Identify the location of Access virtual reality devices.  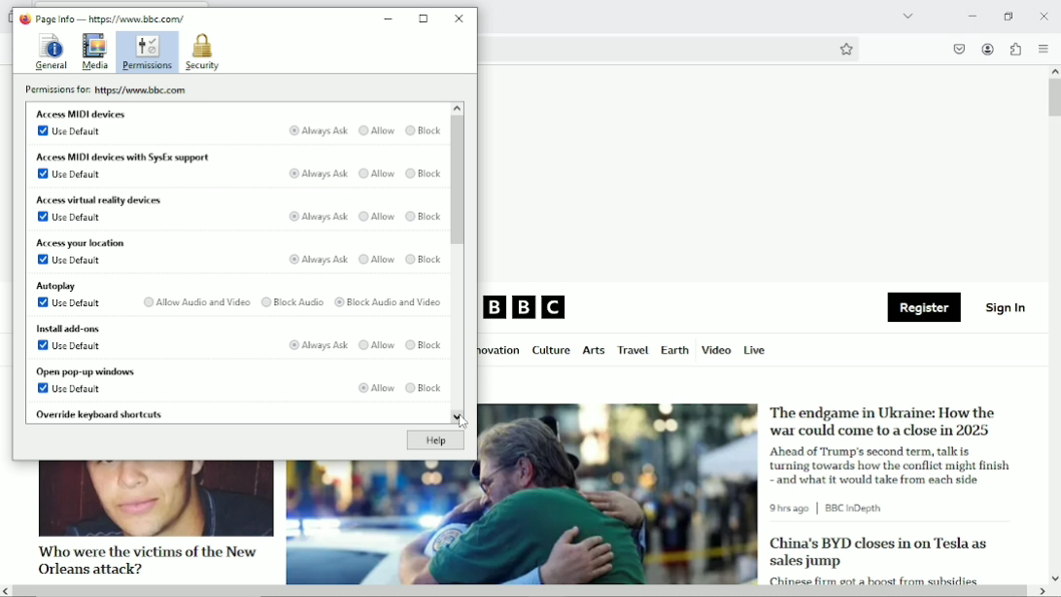
(102, 199).